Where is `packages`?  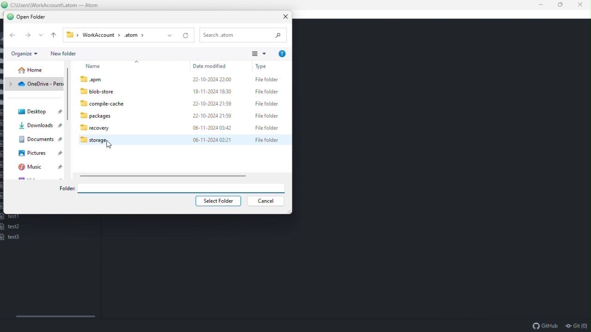 packages is located at coordinates (182, 117).